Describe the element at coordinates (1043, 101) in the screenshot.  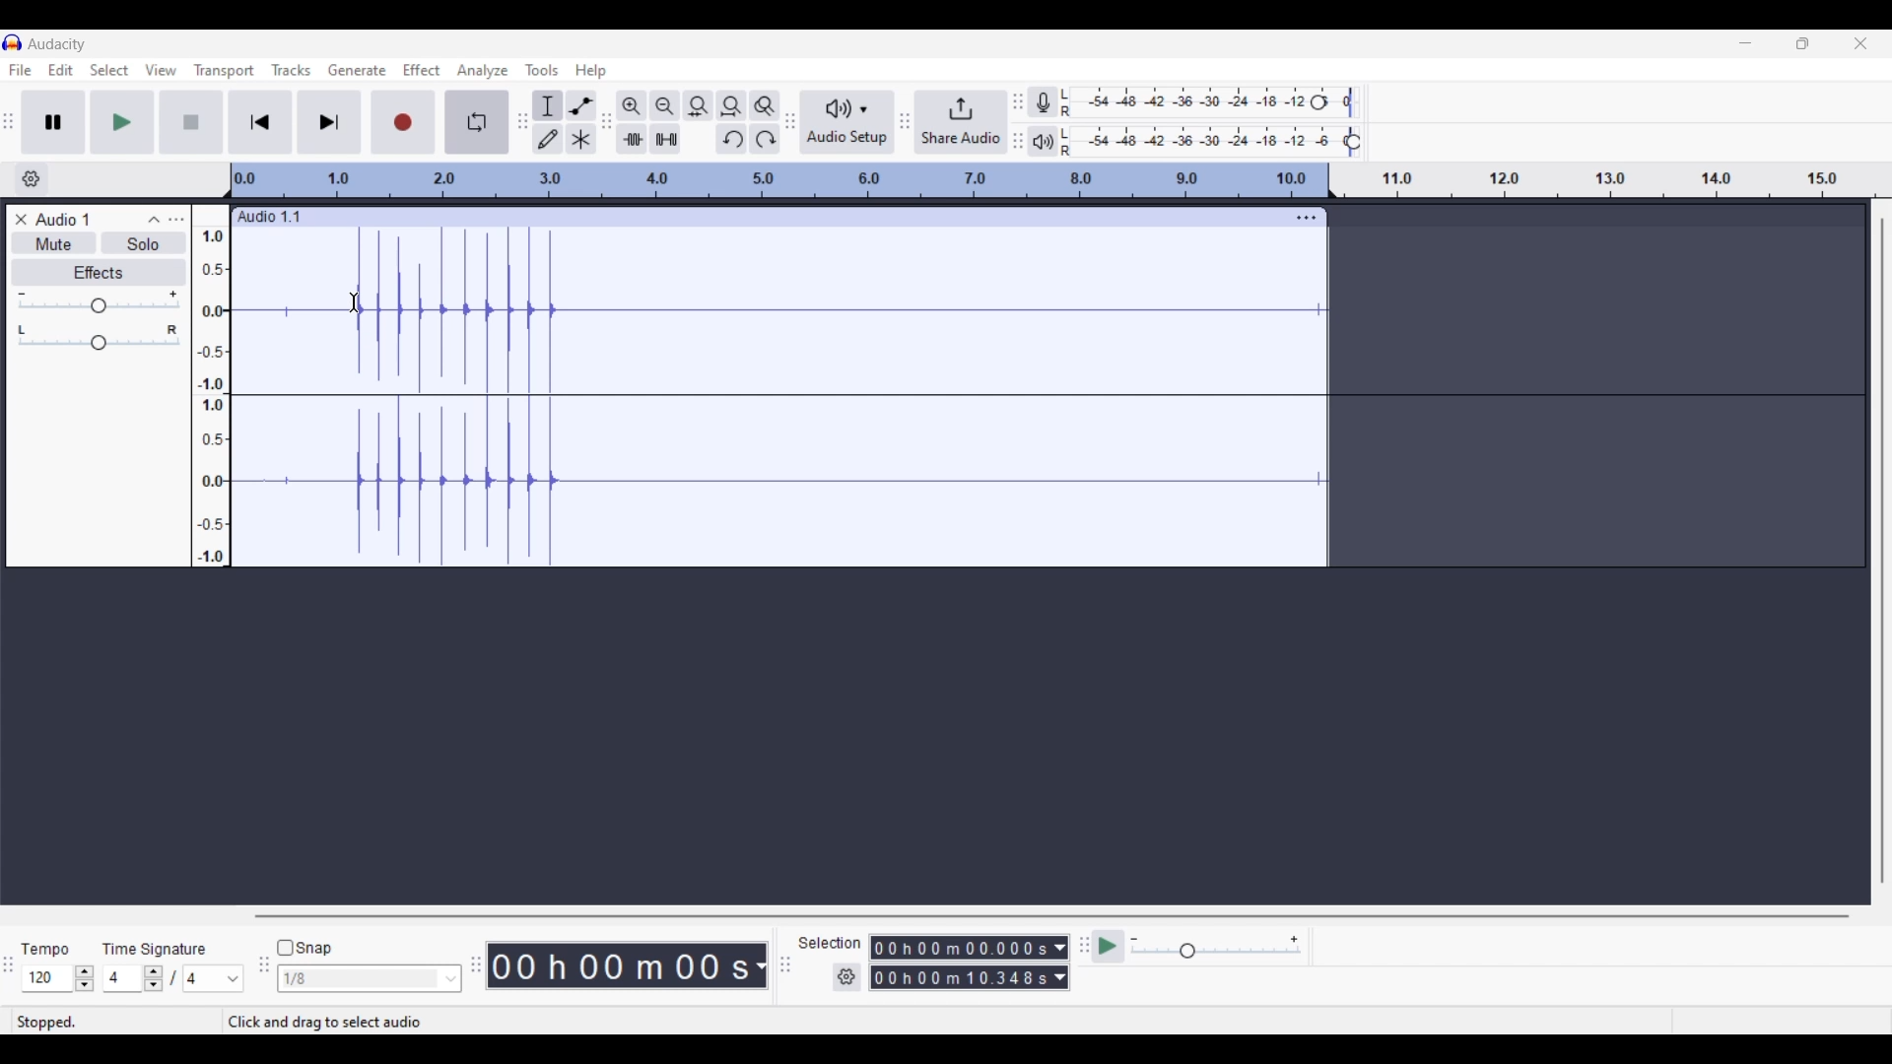
I see `Record meter` at that location.